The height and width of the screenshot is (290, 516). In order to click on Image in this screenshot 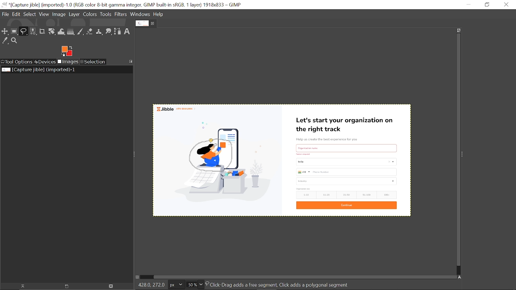, I will do `click(59, 14)`.